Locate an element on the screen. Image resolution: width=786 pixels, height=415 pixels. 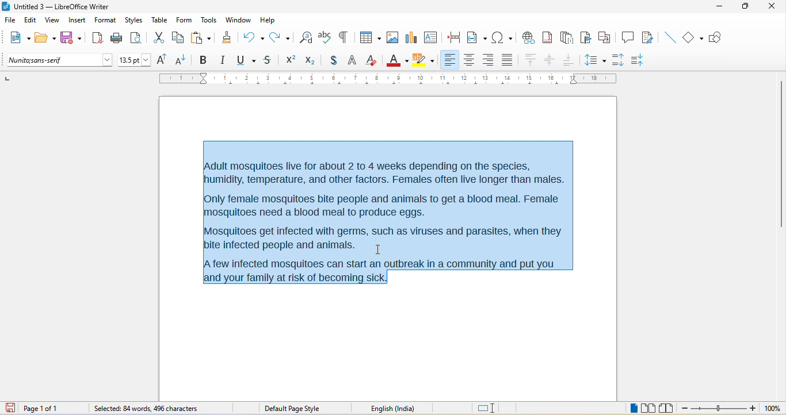
set line spacing is located at coordinates (594, 59).